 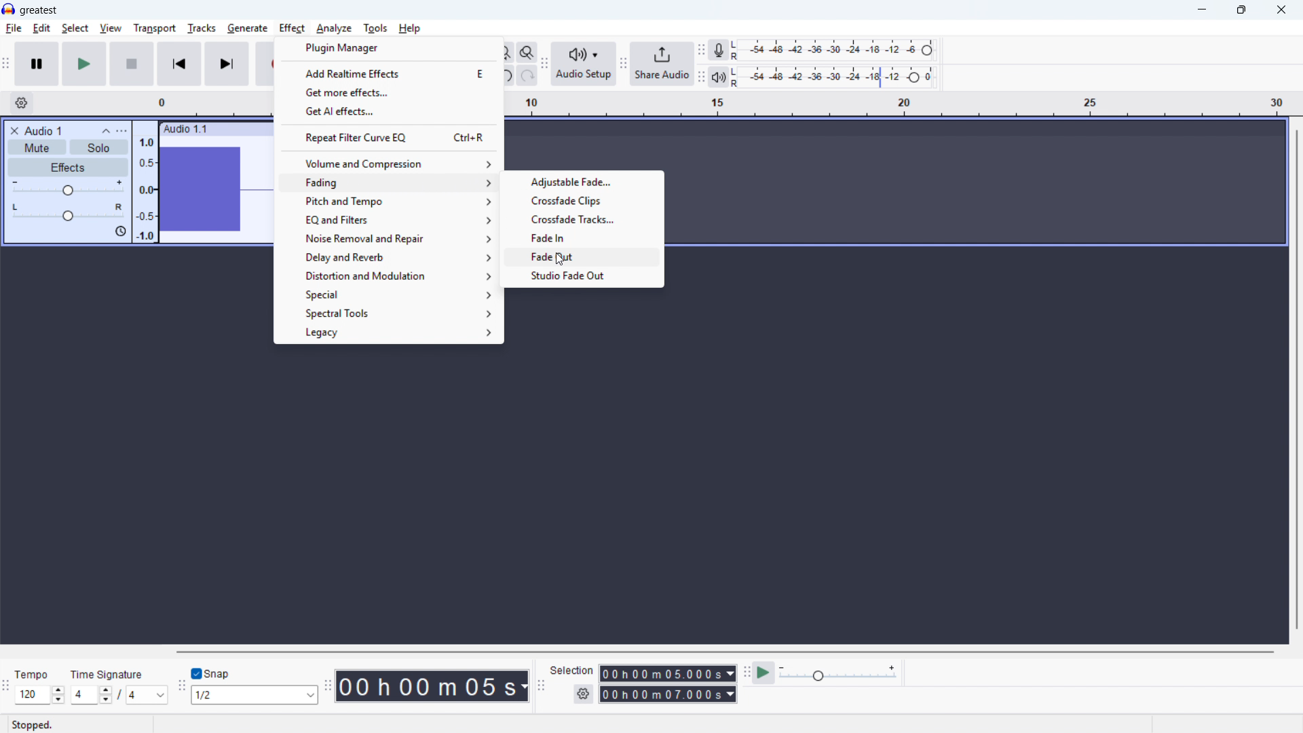 What do you see at coordinates (388, 73) in the screenshot?
I see `Add real time effects ` at bounding box center [388, 73].